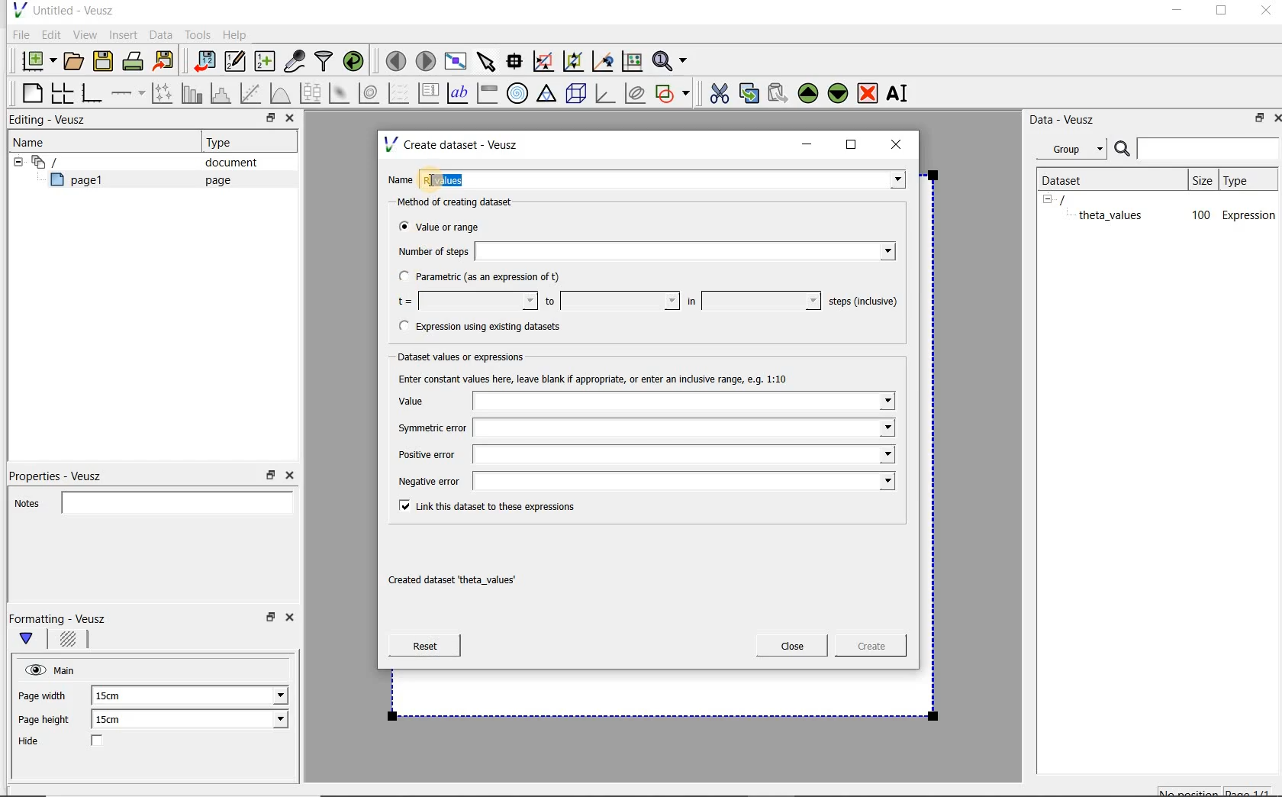 Image resolution: width=1282 pixels, height=797 pixels. Describe the element at coordinates (33, 670) in the screenshot. I see `visible (click to hide, set Hide to true)` at that location.